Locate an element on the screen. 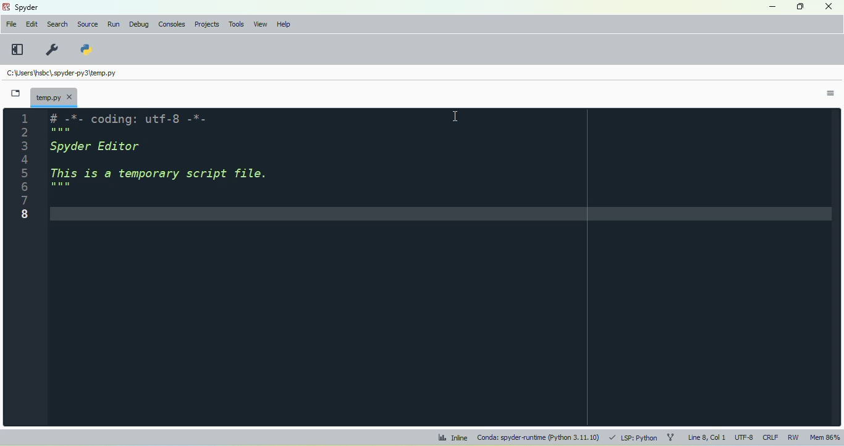 This screenshot has width=844, height=446. temporary file is located at coordinates (61, 74).